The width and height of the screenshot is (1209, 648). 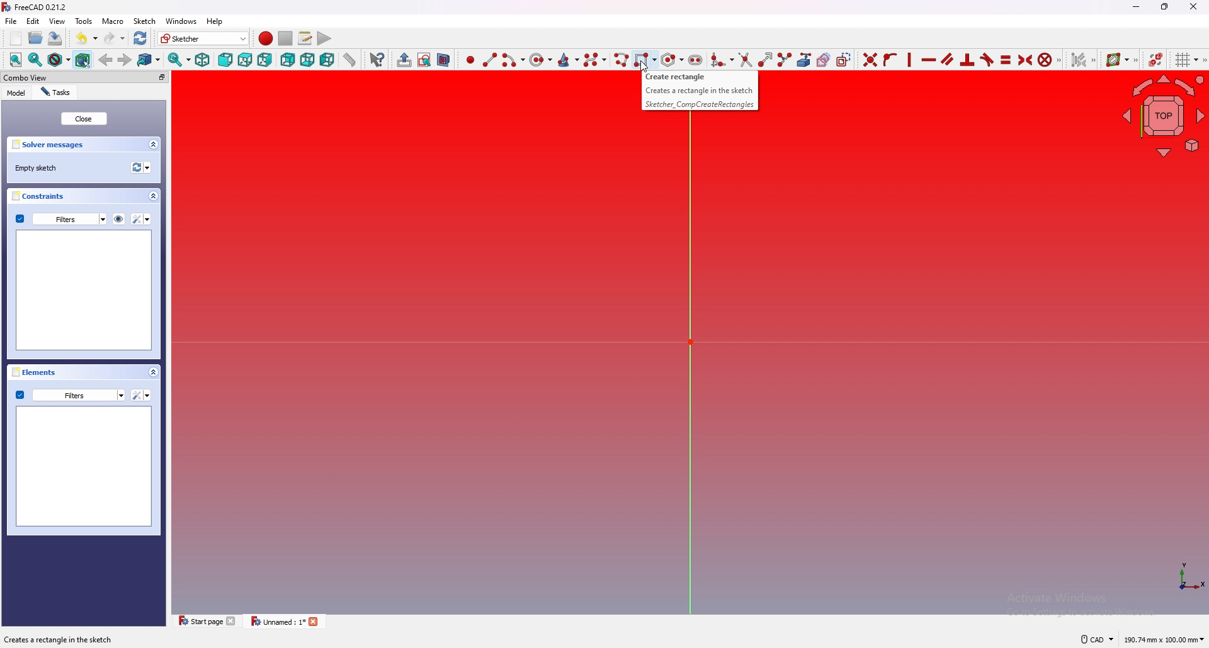 What do you see at coordinates (152, 196) in the screenshot?
I see `collapse` at bounding box center [152, 196].